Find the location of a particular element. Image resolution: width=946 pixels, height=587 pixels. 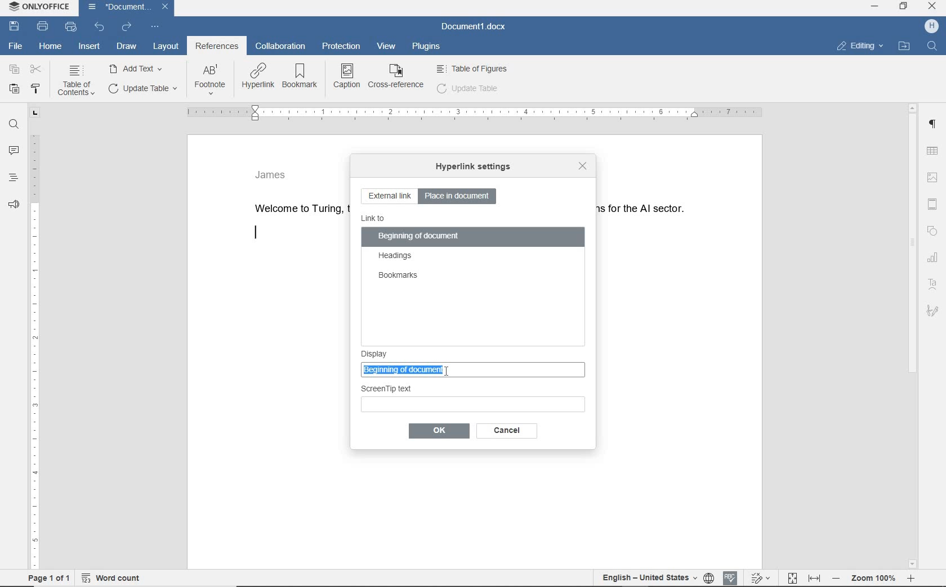

comments is located at coordinates (15, 151).